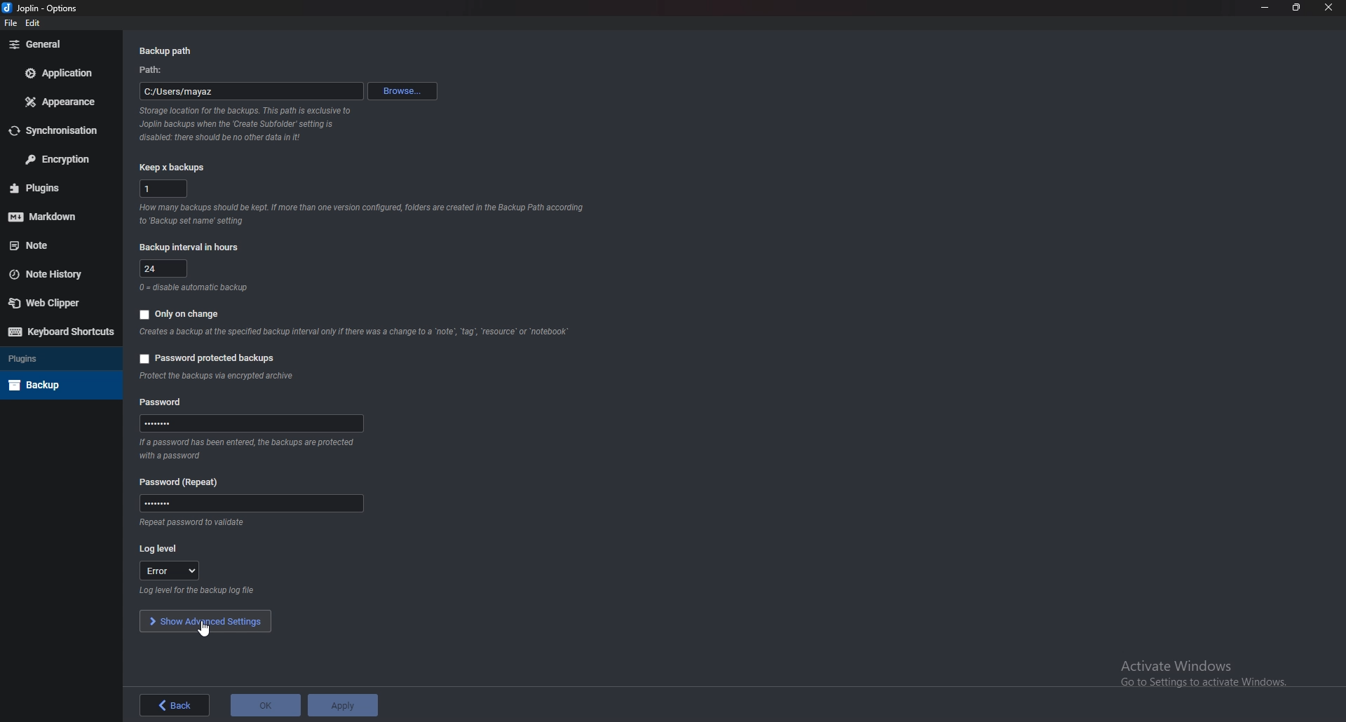  I want to click on 24 Hours, so click(164, 268).